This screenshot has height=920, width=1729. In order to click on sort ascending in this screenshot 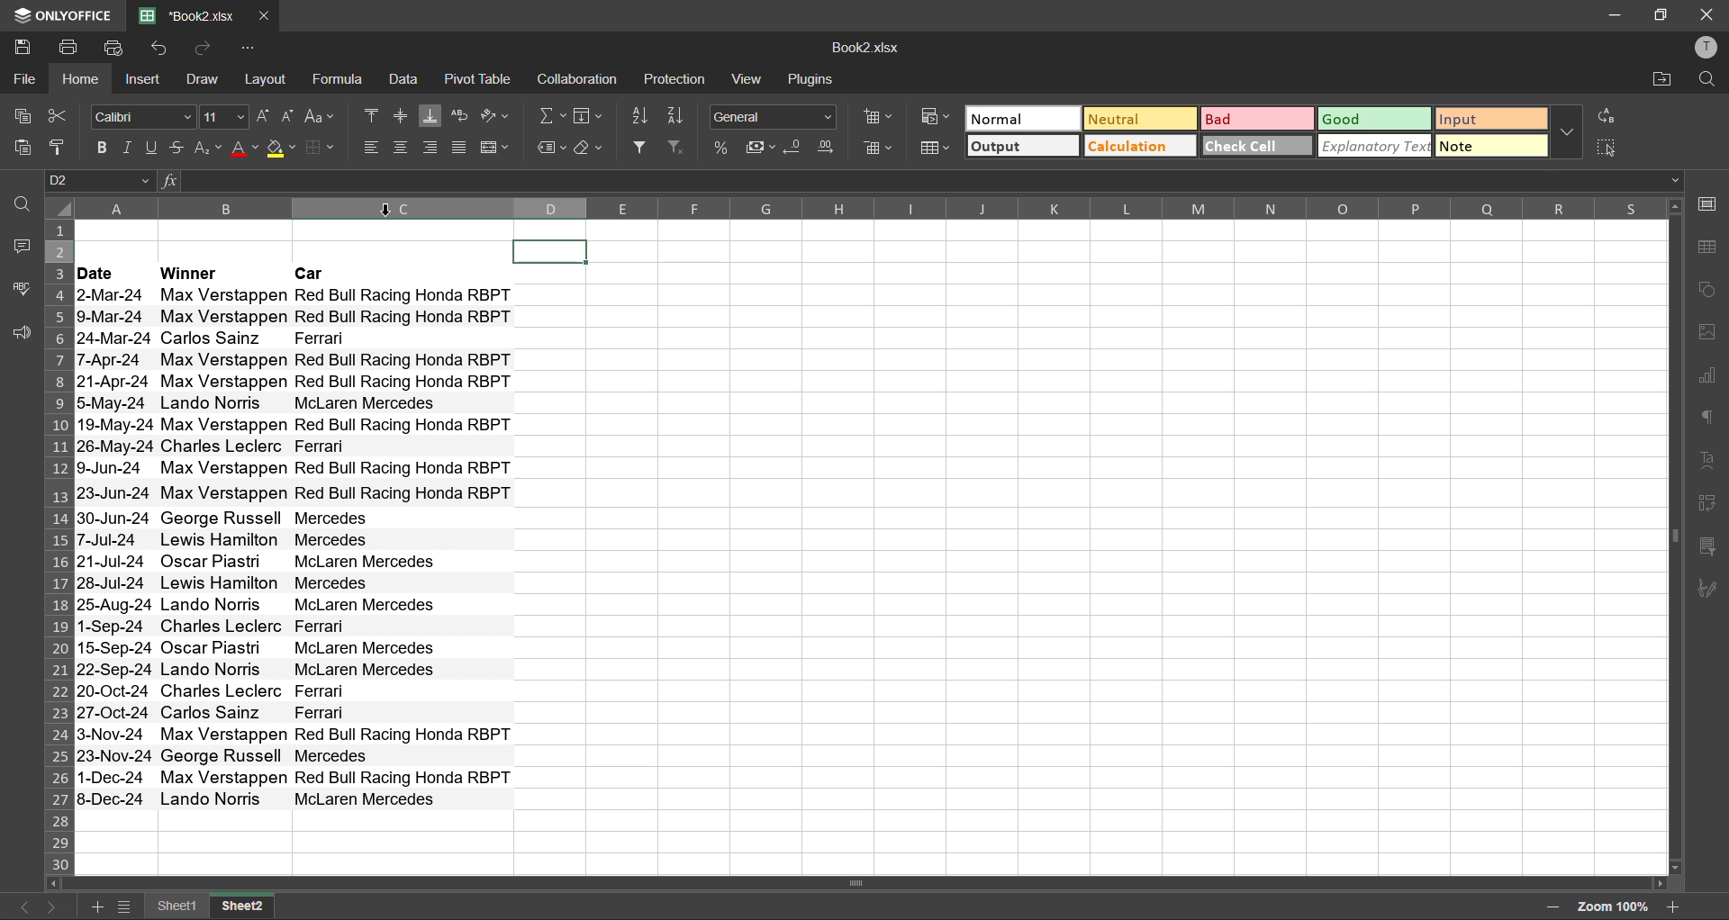, I will do `click(643, 120)`.